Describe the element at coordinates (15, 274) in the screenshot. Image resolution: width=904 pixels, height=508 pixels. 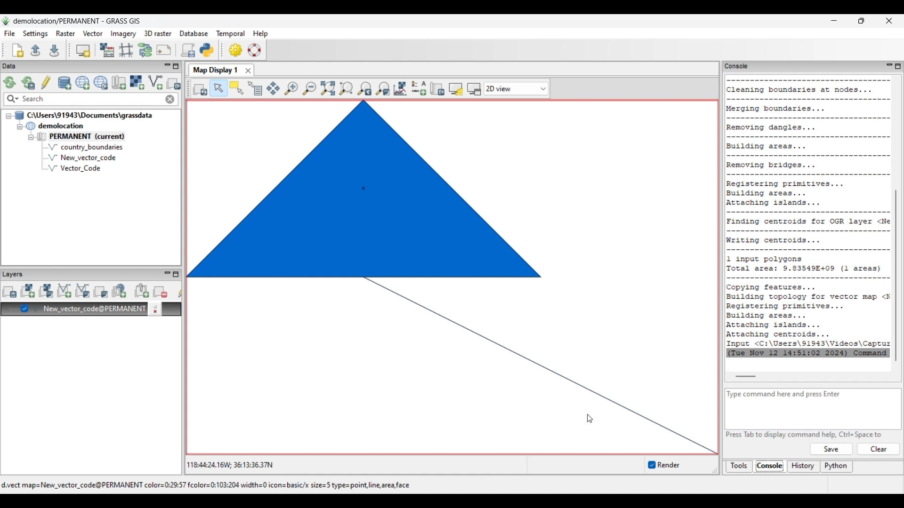
I see `Layers` at that location.